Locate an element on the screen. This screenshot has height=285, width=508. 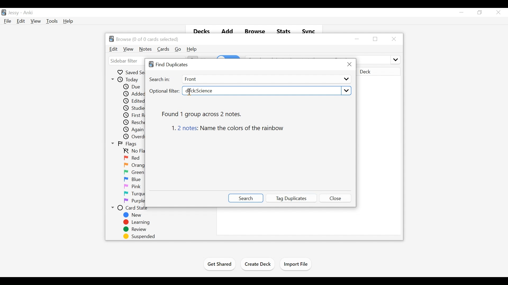
Optional Filter is located at coordinates (164, 91).